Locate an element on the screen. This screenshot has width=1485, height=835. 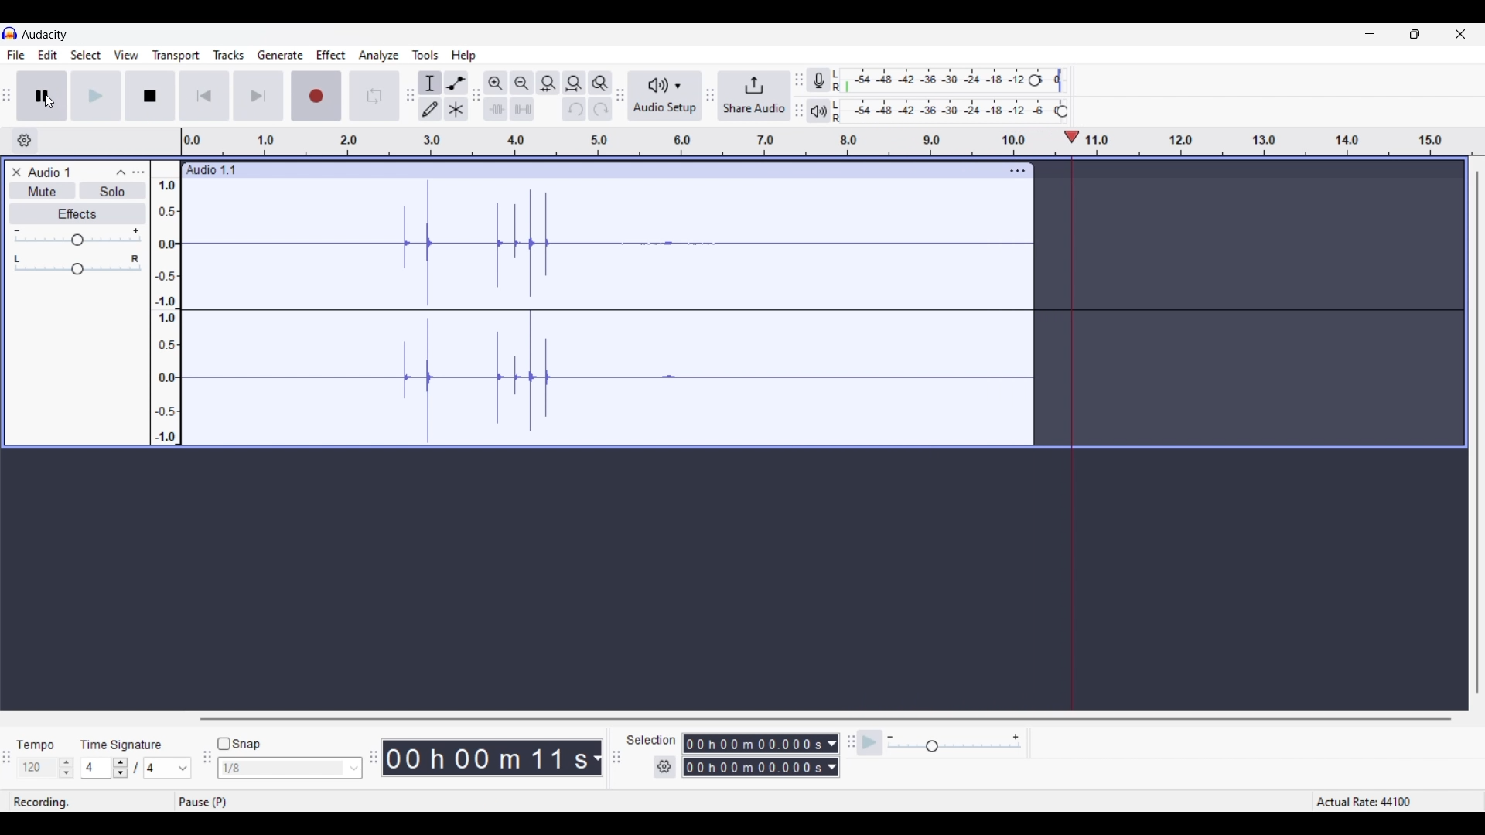
Collapse is located at coordinates (121, 172).